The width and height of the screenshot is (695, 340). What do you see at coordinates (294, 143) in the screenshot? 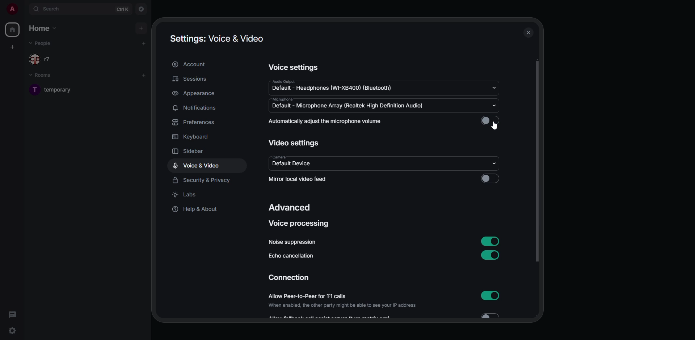
I see `video settings` at bounding box center [294, 143].